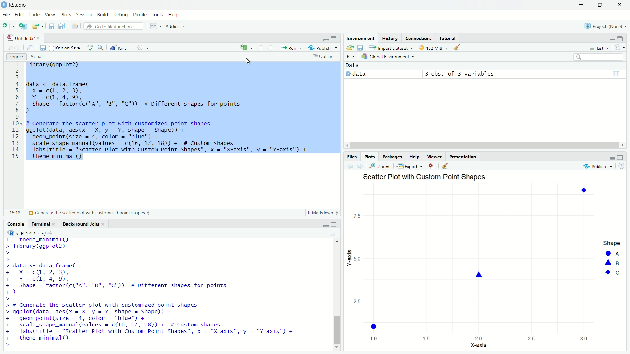 This screenshot has width=630, height=354. What do you see at coordinates (31, 48) in the screenshot?
I see `Show in new window` at bounding box center [31, 48].